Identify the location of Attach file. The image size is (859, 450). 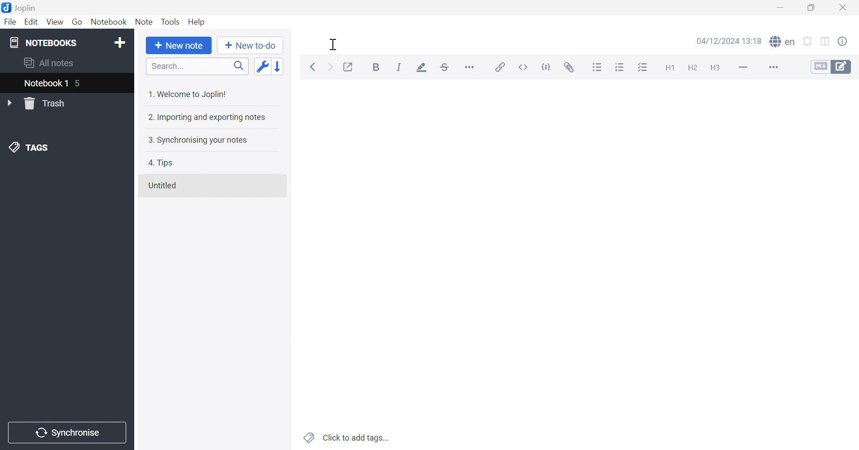
(567, 68).